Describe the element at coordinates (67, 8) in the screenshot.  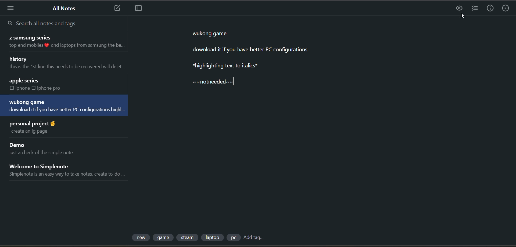
I see `all notes` at that location.